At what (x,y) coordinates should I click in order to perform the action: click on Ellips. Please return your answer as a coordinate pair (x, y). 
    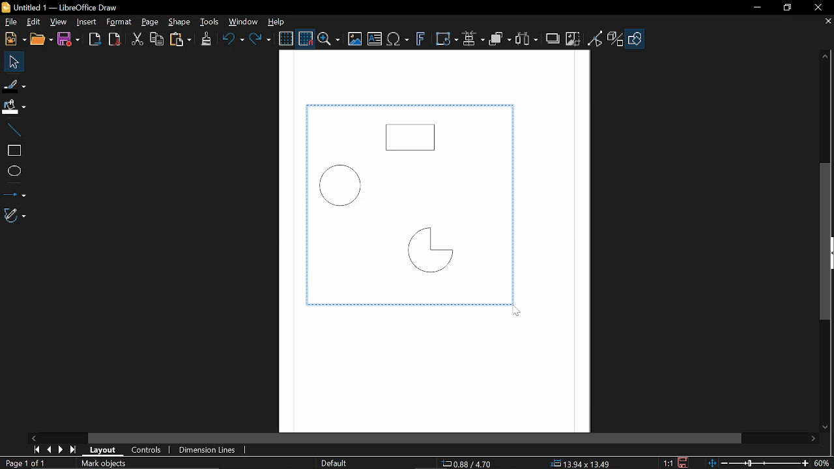
    Looking at the image, I should click on (13, 171).